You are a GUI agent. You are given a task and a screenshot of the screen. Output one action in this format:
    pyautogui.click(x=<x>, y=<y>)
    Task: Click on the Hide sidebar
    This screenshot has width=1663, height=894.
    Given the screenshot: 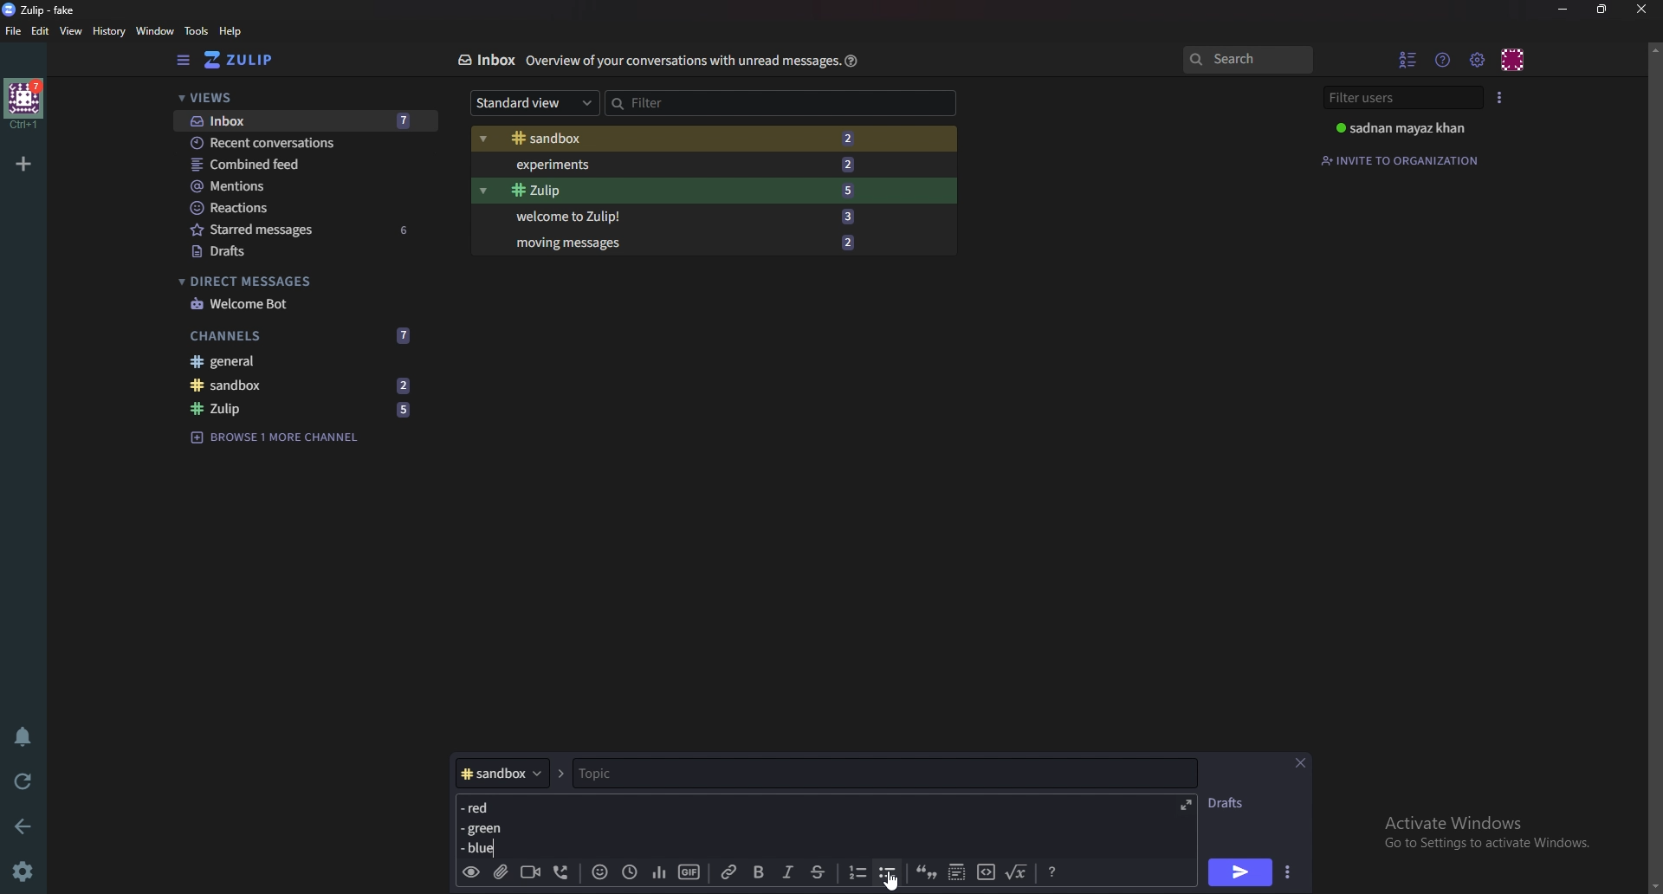 What is the action you would take?
    pyautogui.click(x=185, y=60)
    